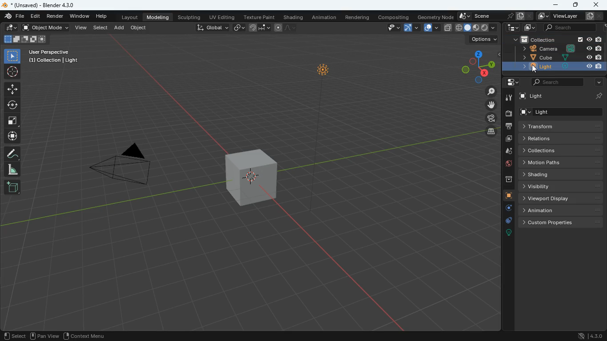 The width and height of the screenshot is (607, 341). What do you see at coordinates (324, 18) in the screenshot?
I see `animation` at bounding box center [324, 18].